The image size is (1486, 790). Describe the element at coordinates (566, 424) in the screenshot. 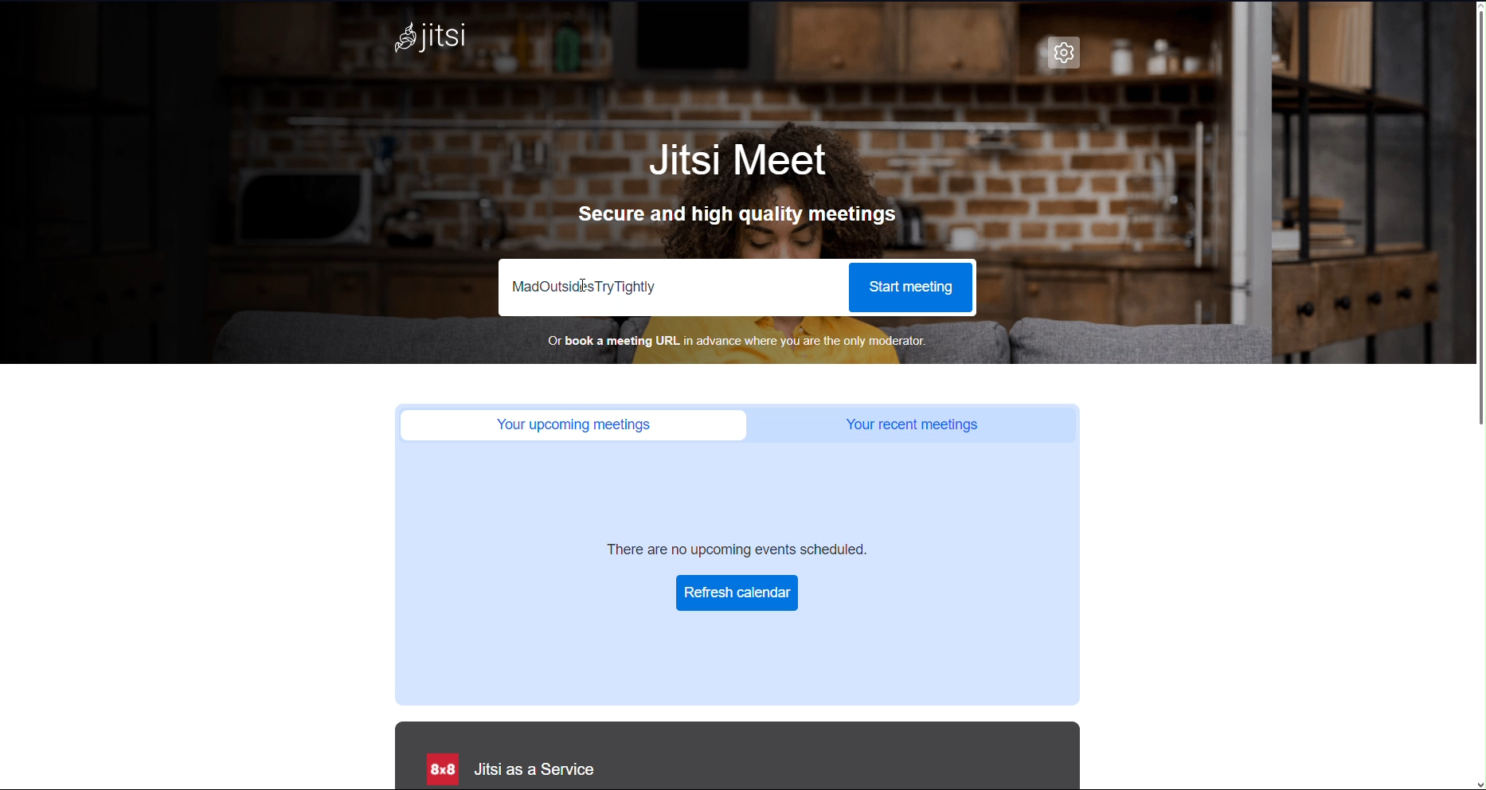

I see `Your upcoming meetings` at that location.